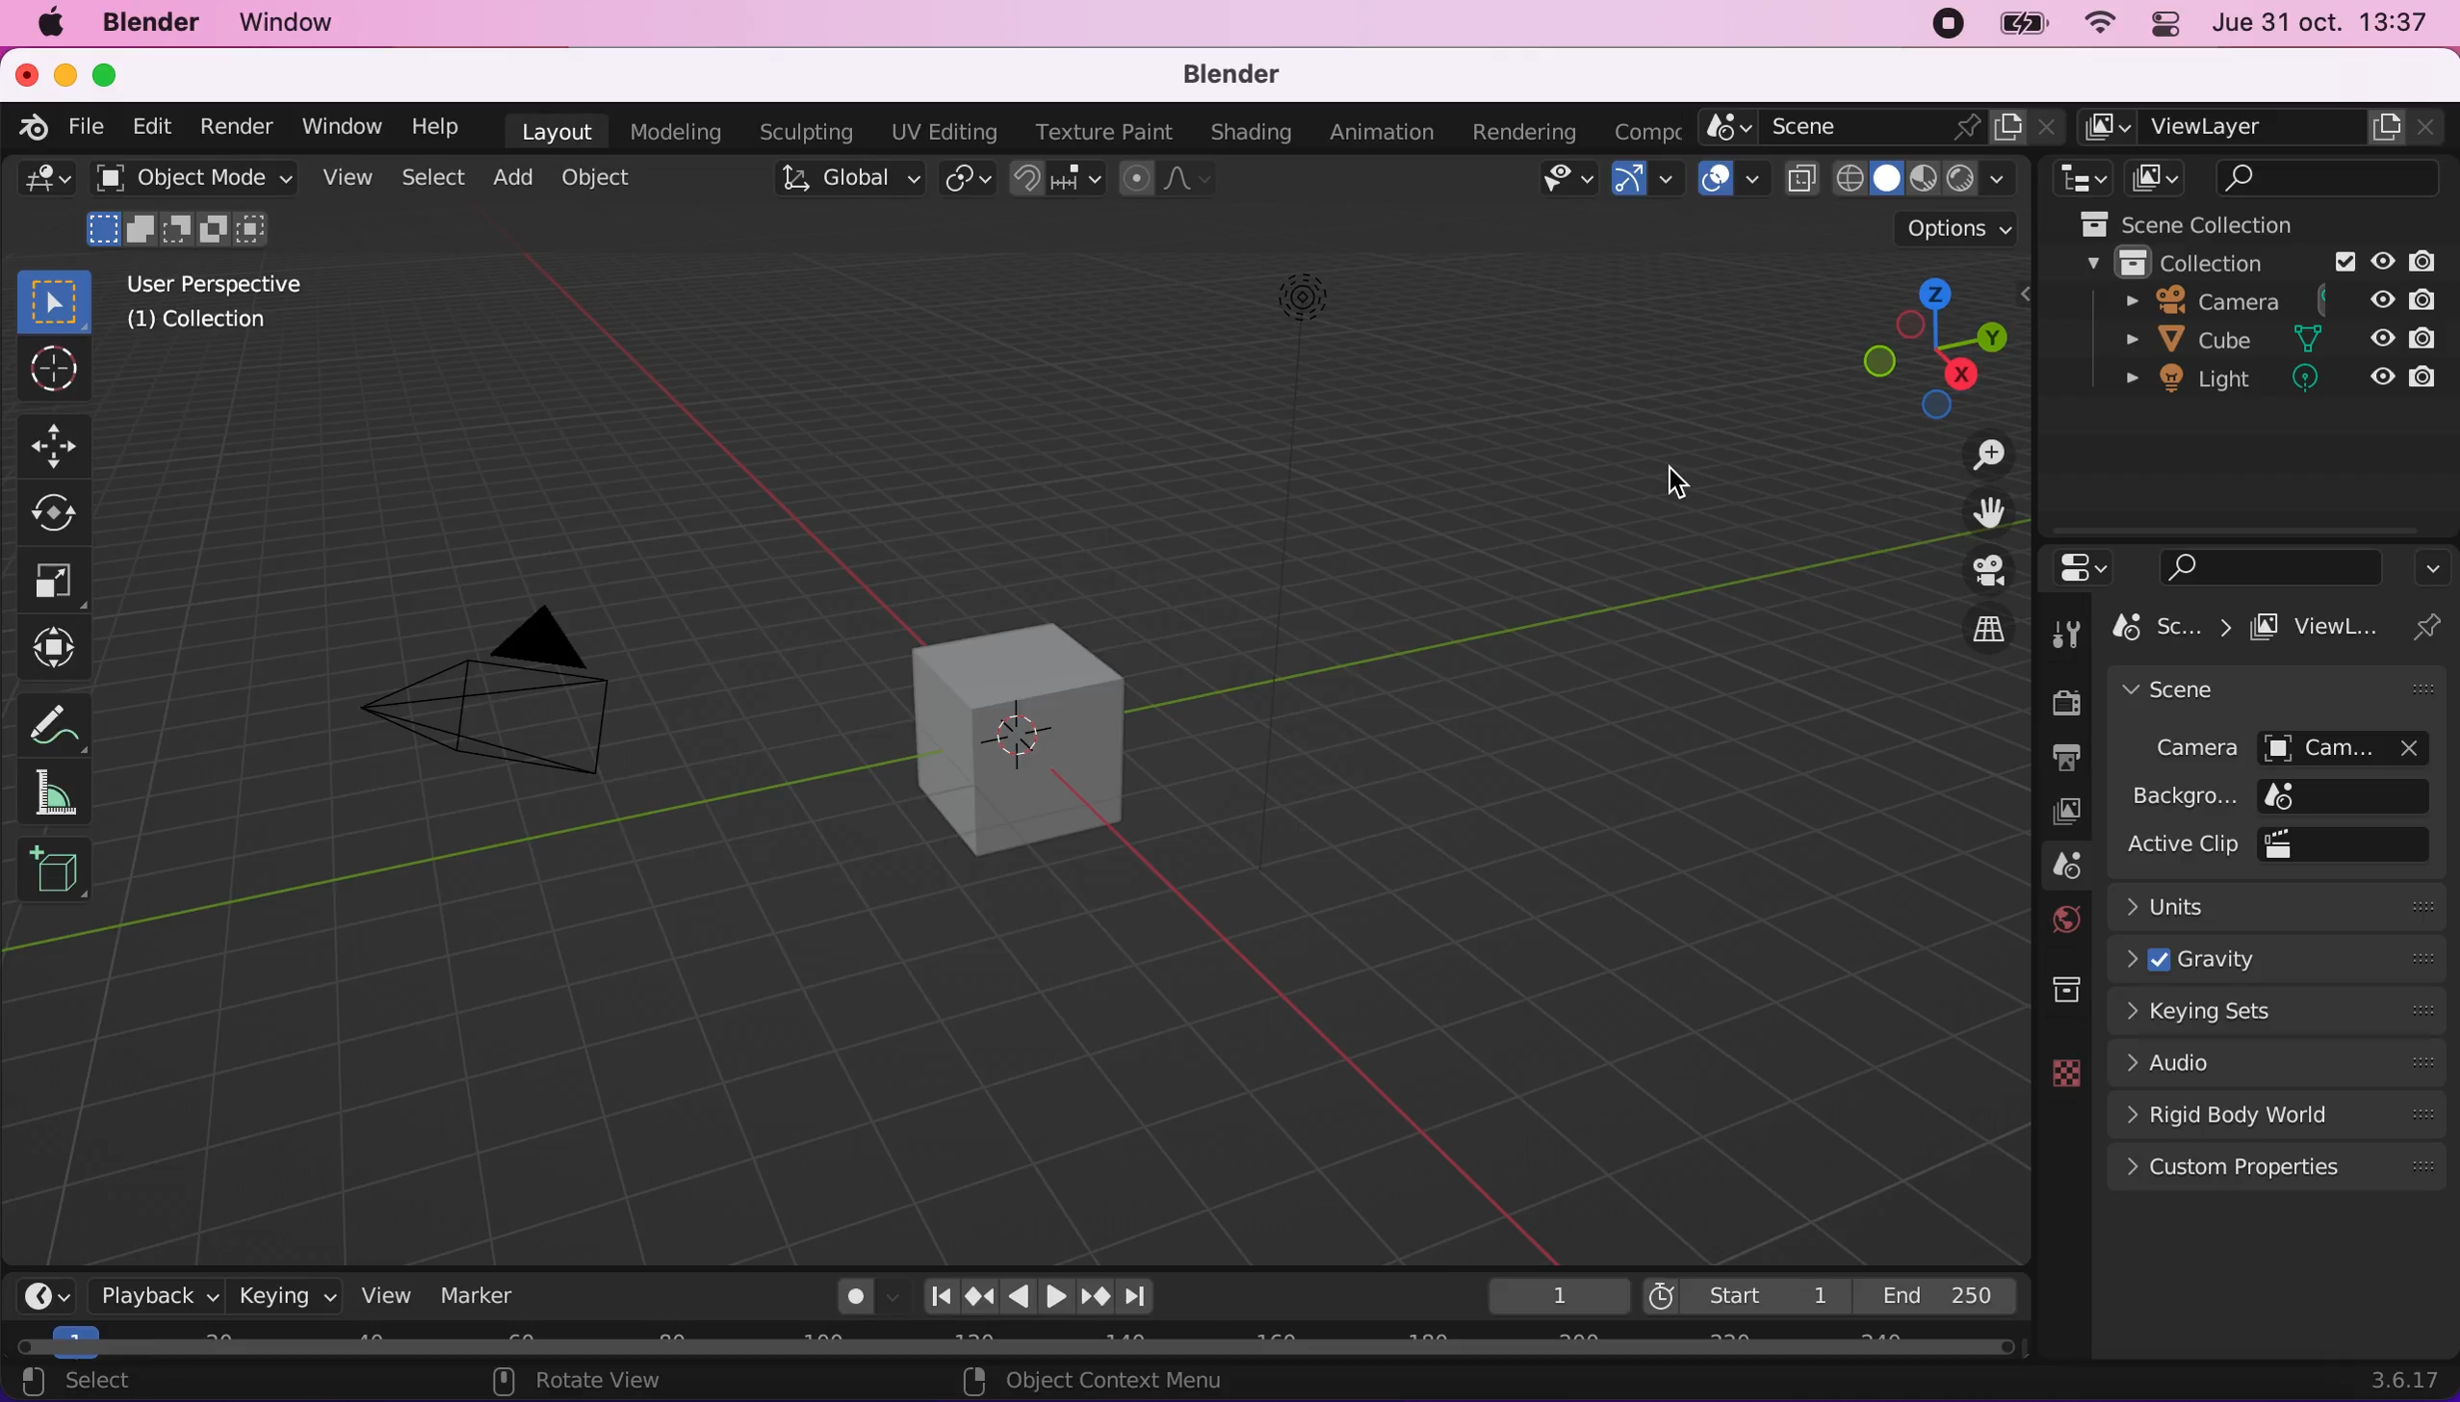 Image resolution: width=2460 pixels, height=1402 pixels. Describe the element at coordinates (2043, 991) in the screenshot. I see `collection` at that location.